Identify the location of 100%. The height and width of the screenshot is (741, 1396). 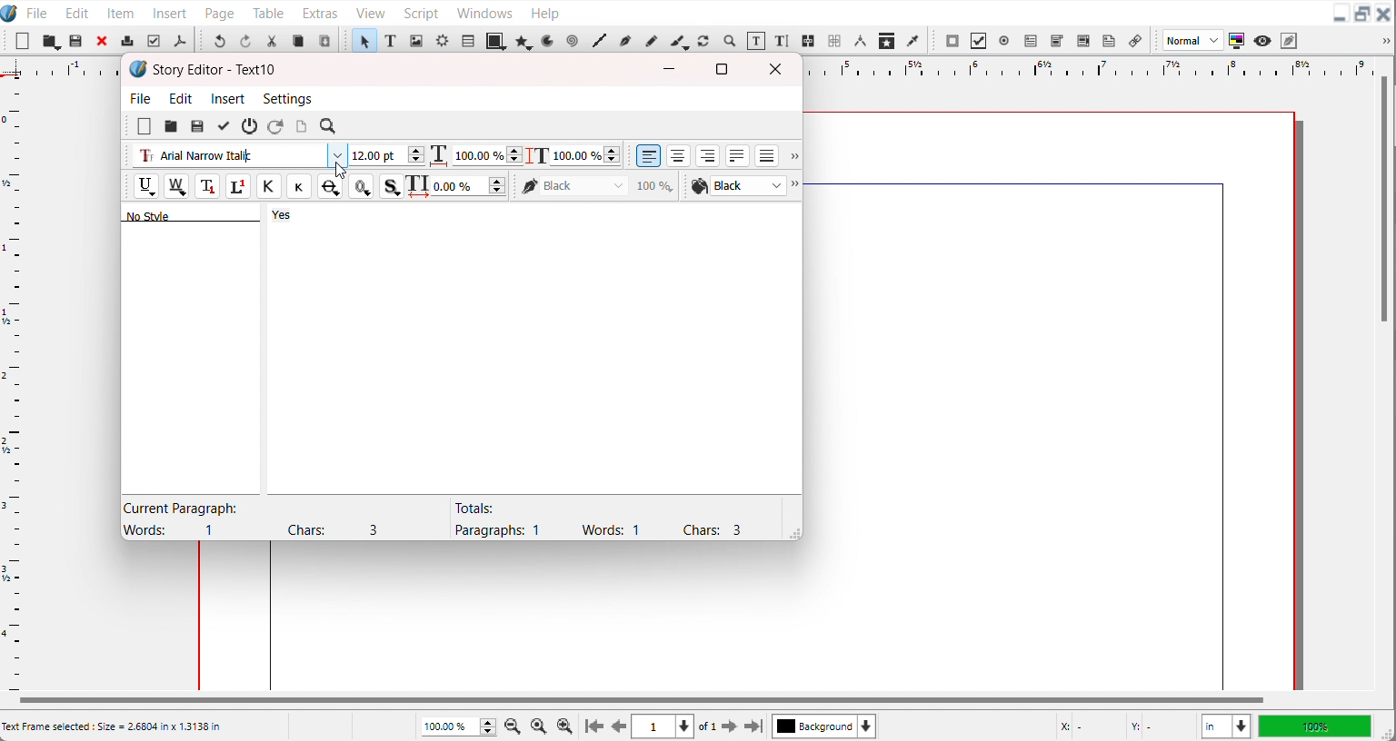
(1314, 726).